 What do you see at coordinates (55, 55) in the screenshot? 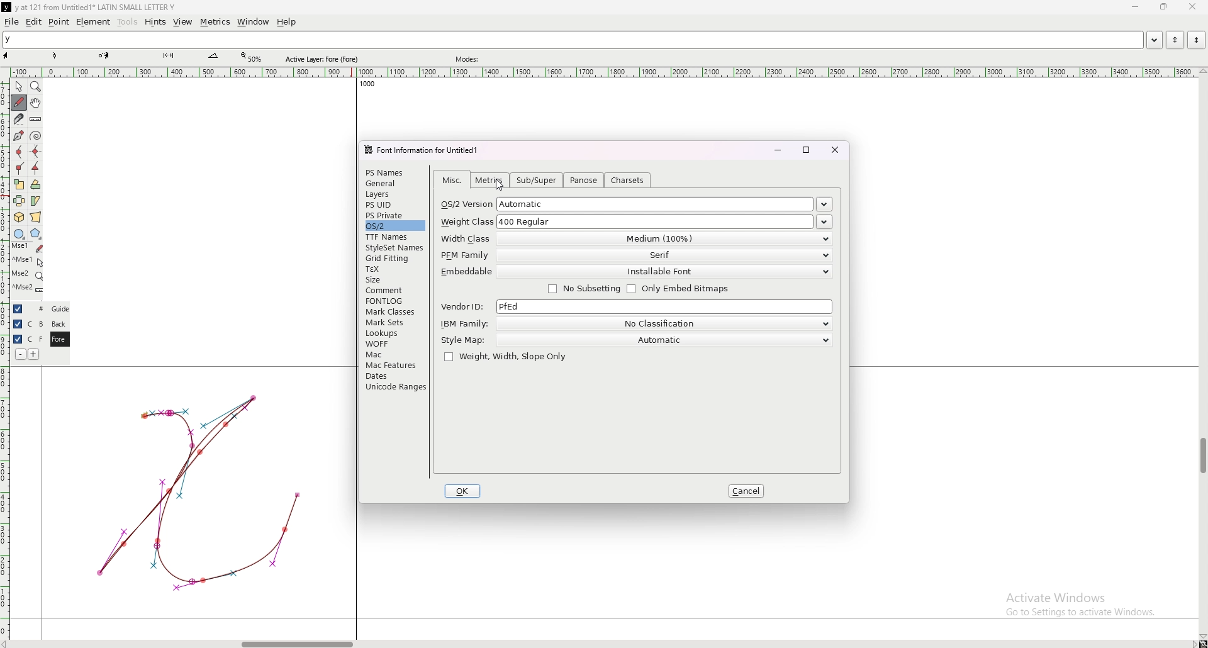
I see `point tool` at bounding box center [55, 55].